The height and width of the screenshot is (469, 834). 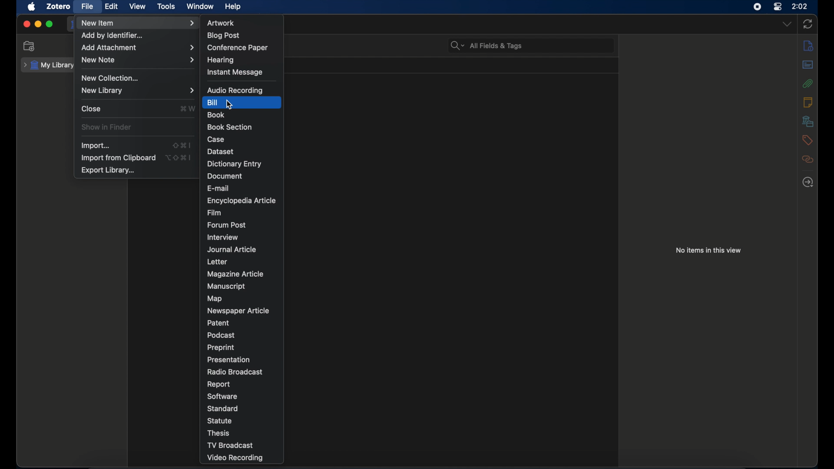 I want to click on thesis, so click(x=219, y=433).